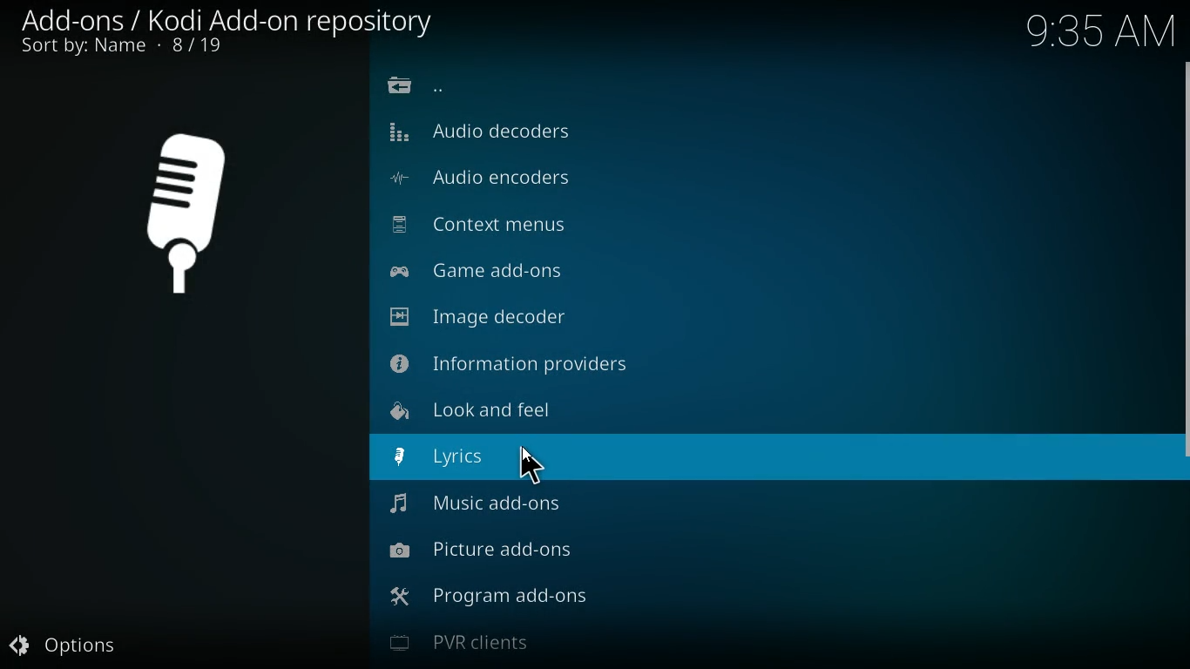 The height and width of the screenshot is (669, 1190). What do you see at coordinates (504, 317) in the screenshot?
I see `image decoder` at bounding box center [504, 317].